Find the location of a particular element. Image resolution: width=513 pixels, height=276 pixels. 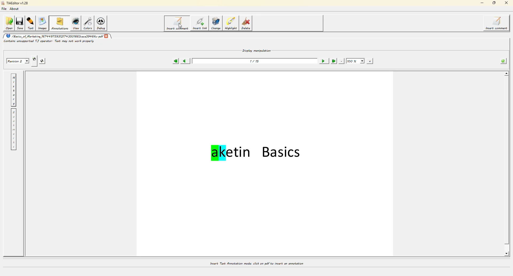

Contains unsupported T.J operator: Text may not work properly is located at coordinates (49, 41).